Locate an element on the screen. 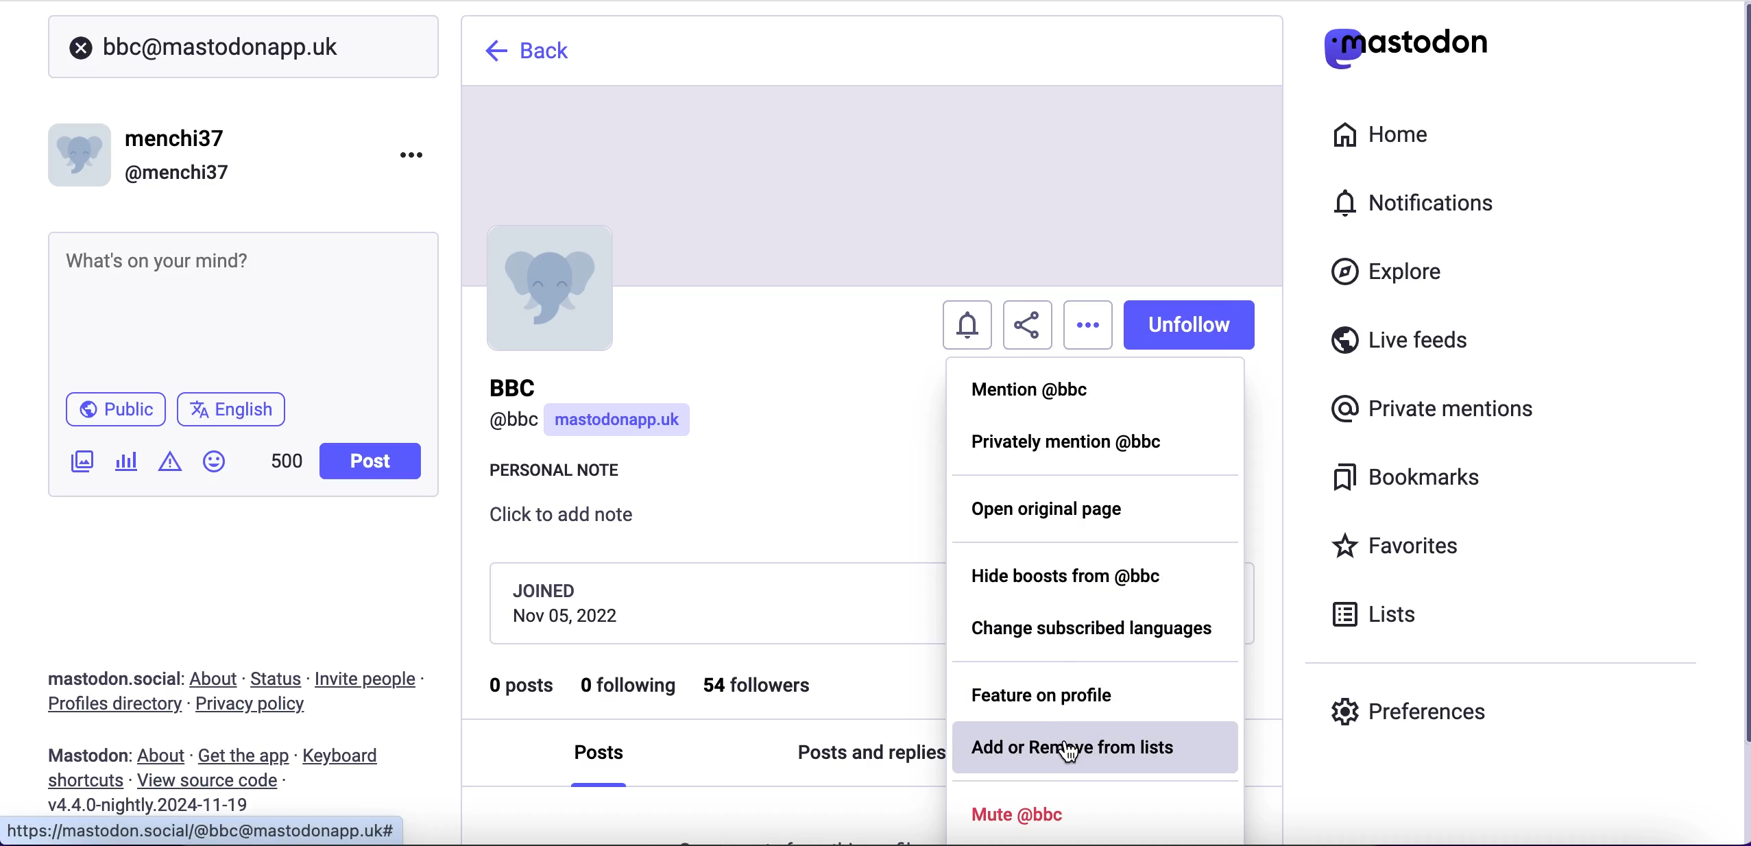  characters is located at coordinates (287, 463).